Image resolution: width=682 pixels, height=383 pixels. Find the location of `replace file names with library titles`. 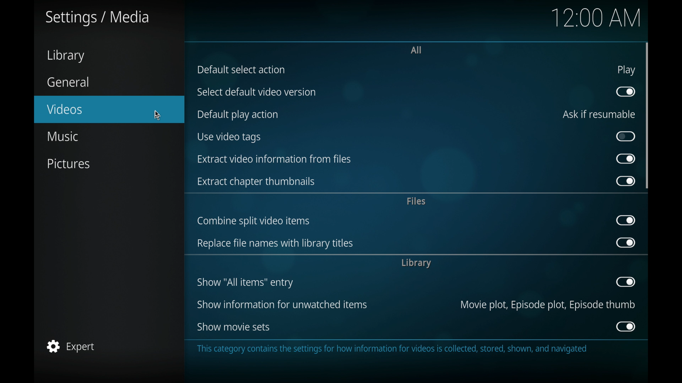

replace file names with library titles is located at coordinates (275, 244).